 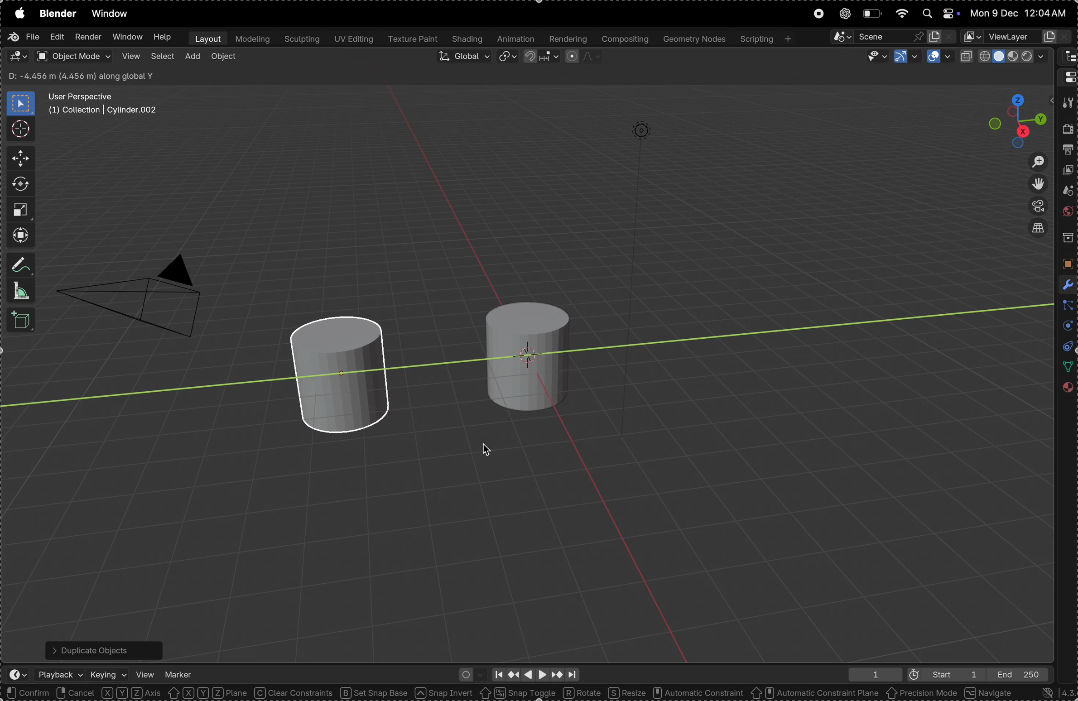 What do you see at coordinates (163, 37) in the screenshot?
I see `help` at bounding box center [163, 37].